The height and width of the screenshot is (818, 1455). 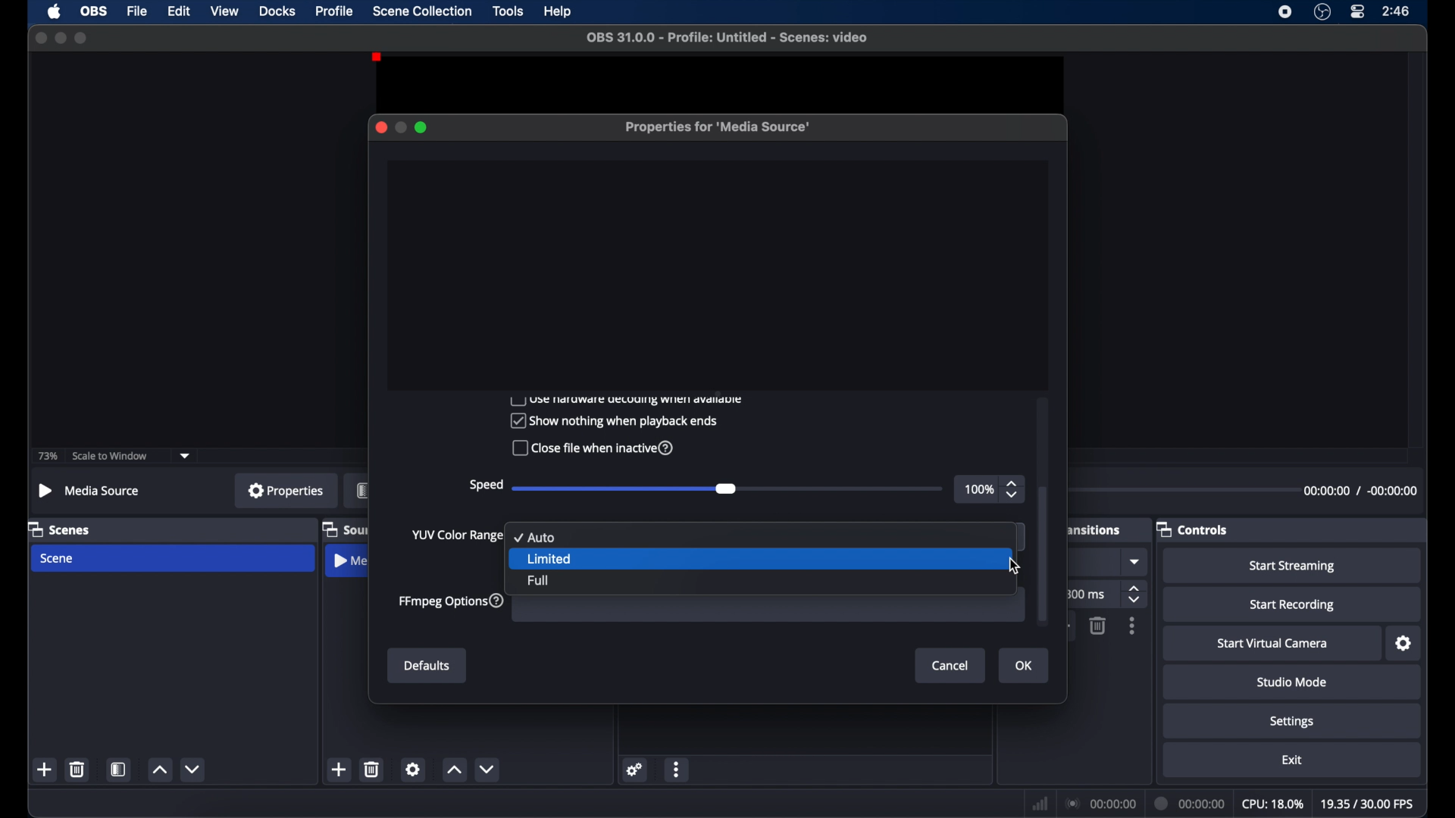 What do you see at coordinates (1014, 488) in the screenshot?
I see `stepper buttons` at bounding box center [1014, 488].